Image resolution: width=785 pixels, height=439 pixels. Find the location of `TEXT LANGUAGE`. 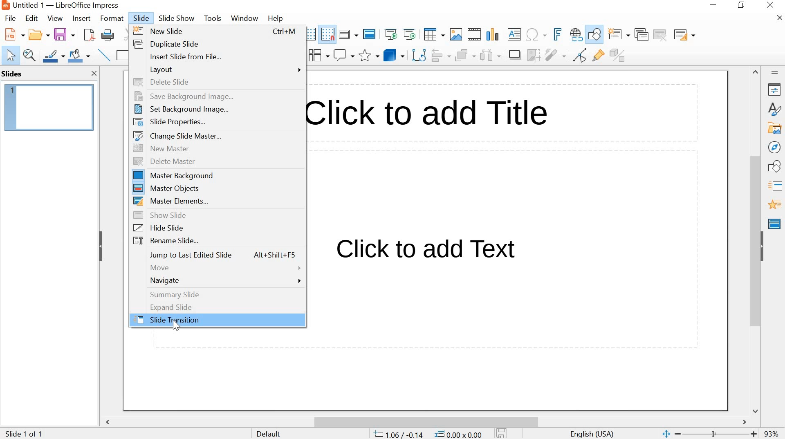

TEXT LANGUAGE is located at coordinates (593, 433).